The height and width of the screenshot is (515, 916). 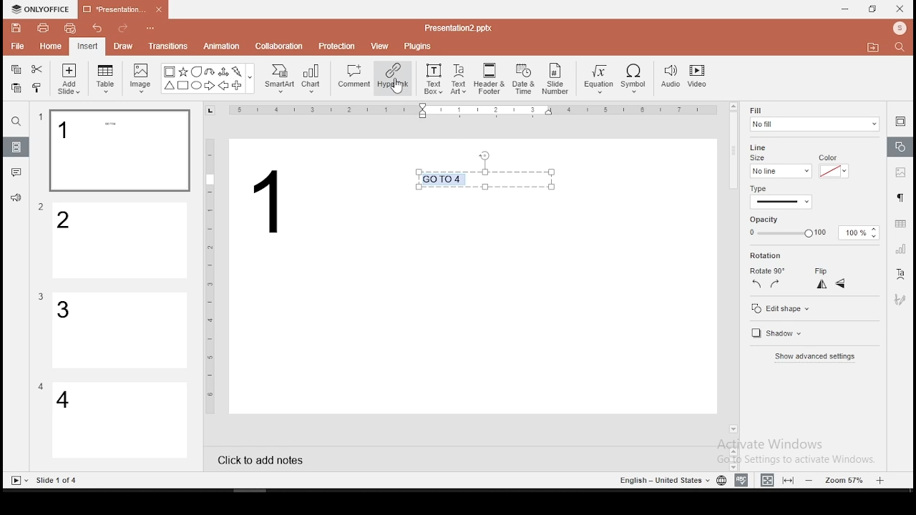 I want to click on image, so click(x=142, y=78).